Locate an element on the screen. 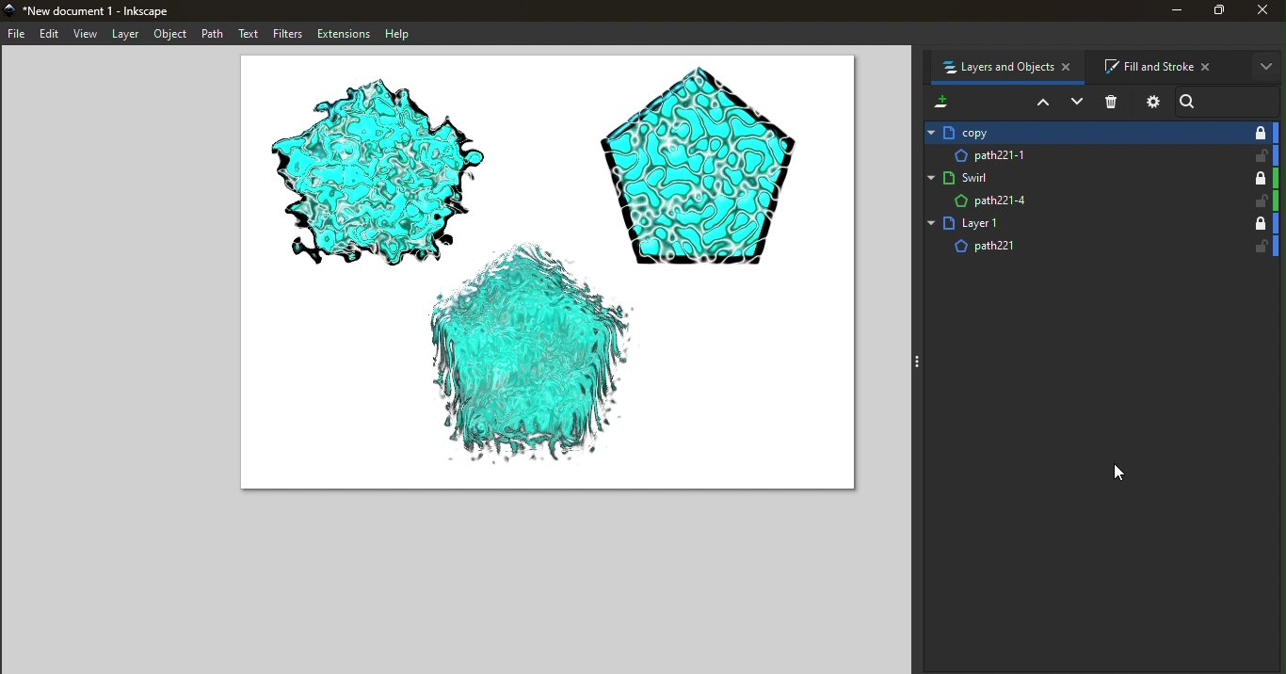 This screenshot has height=674, width=1286. Edit is located at coordinates (53, 35).